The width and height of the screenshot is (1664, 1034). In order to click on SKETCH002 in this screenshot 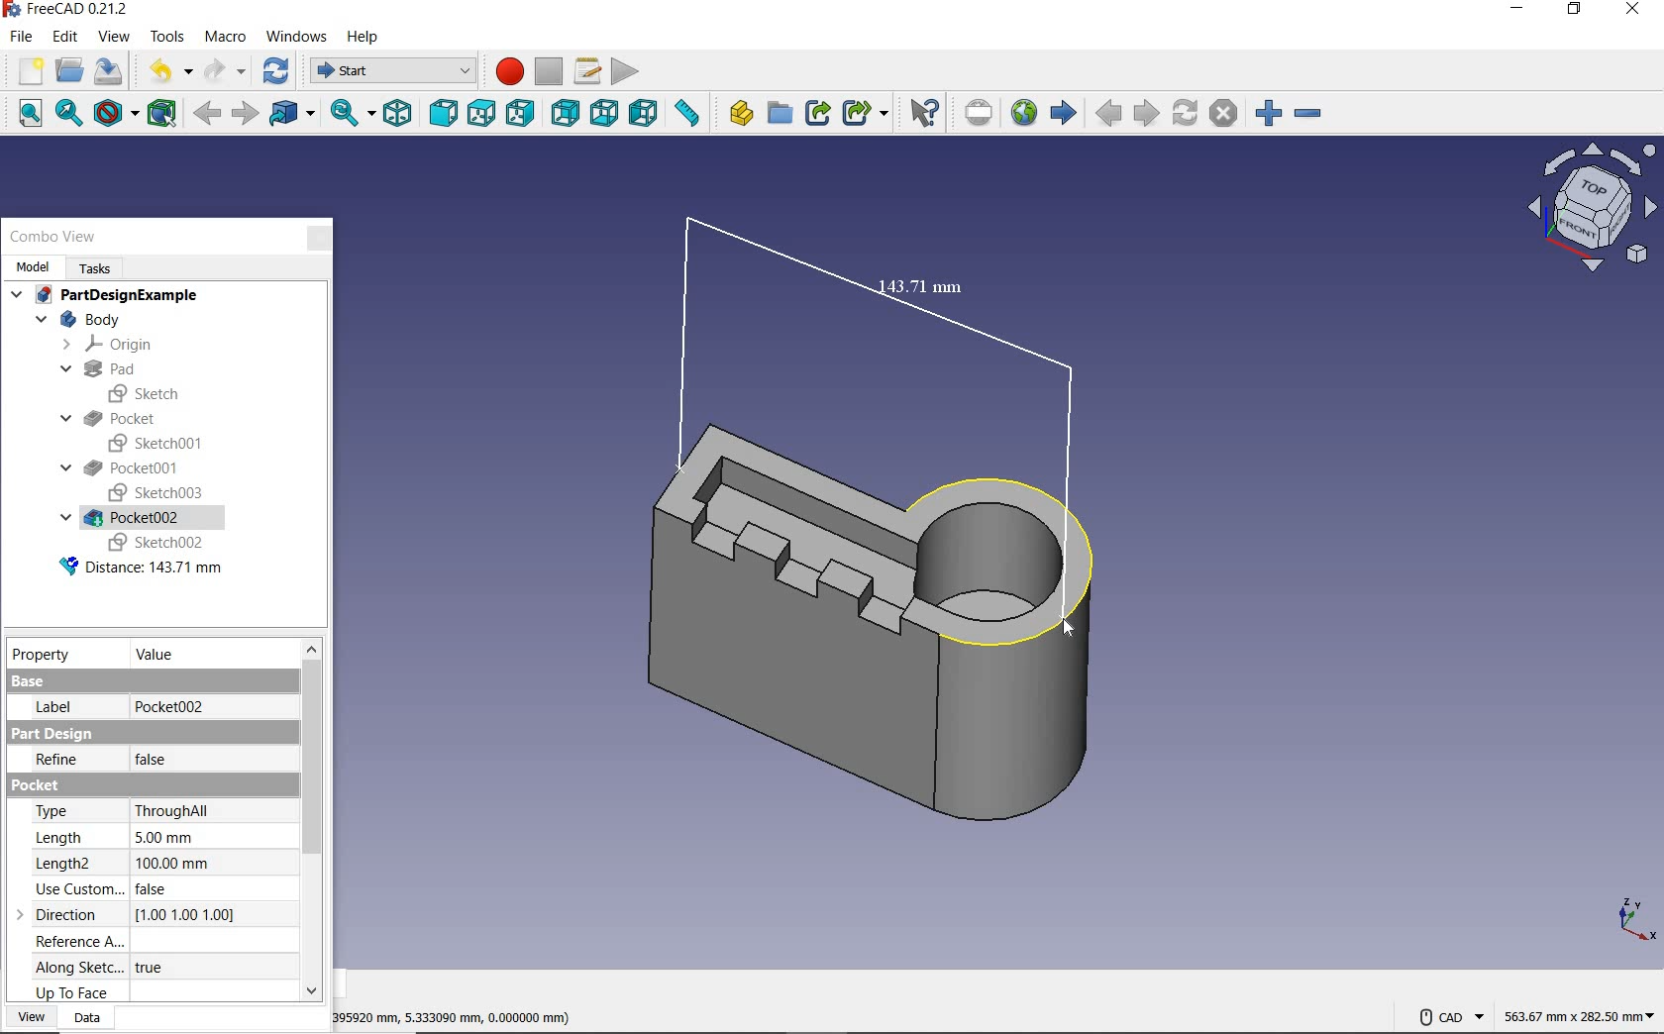, I will do `click(156, 544)`.